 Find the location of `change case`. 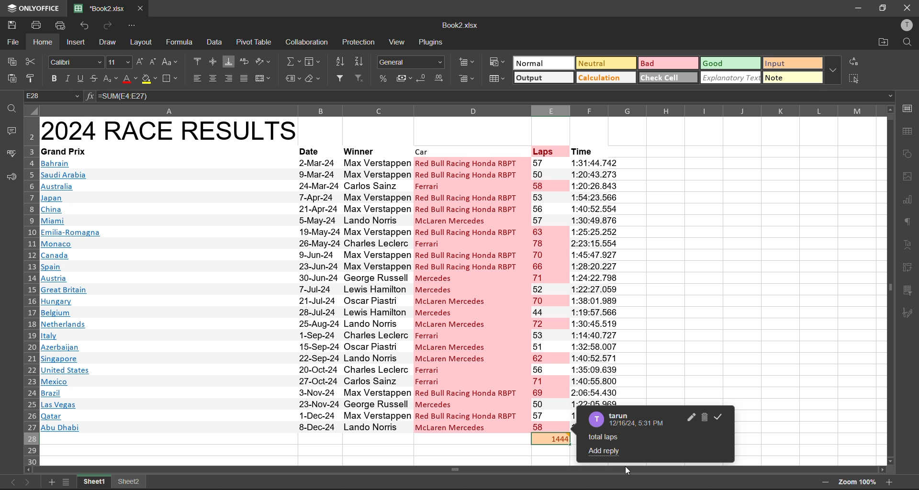

change case is located at coordinates (169, 62).